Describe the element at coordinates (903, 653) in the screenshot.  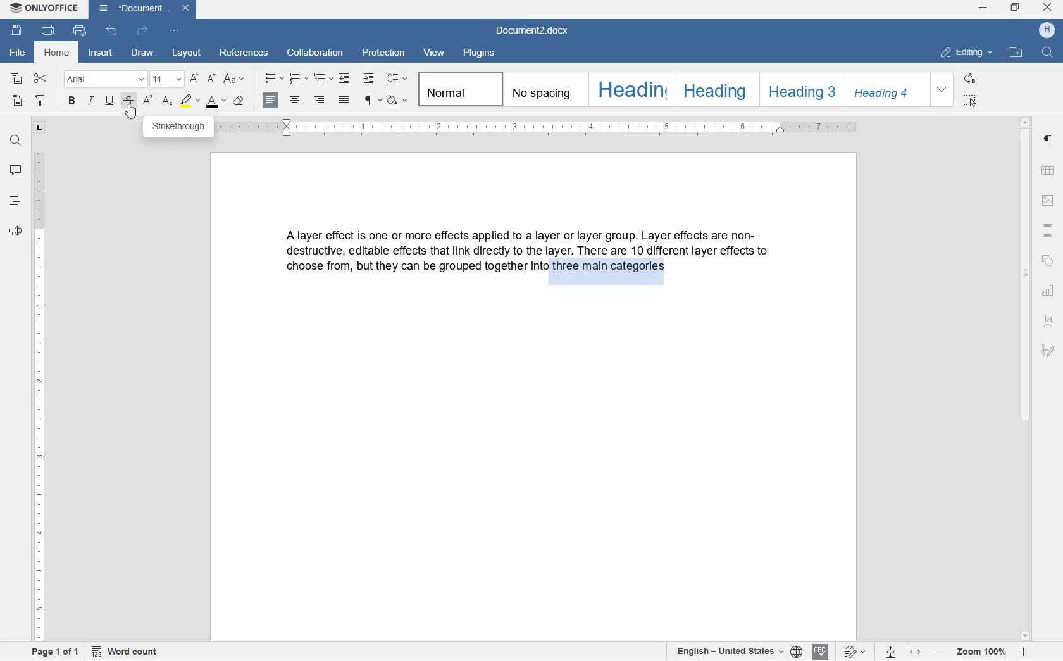
I see `fit to page or width` at that location.